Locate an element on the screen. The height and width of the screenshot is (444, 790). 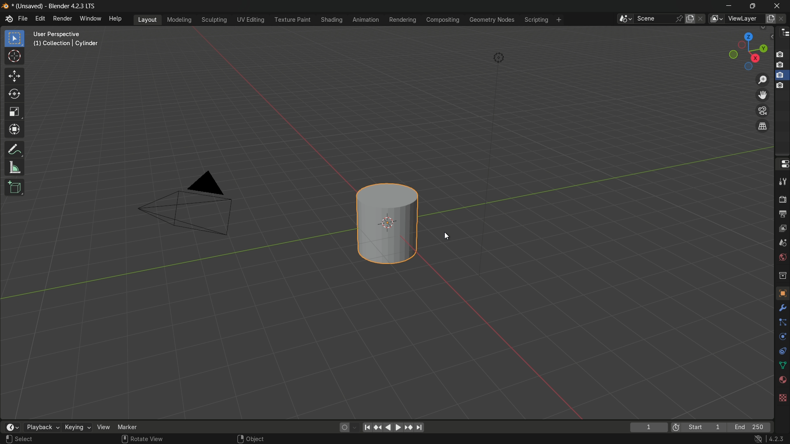
window menu is located at coordinates (91, 19).